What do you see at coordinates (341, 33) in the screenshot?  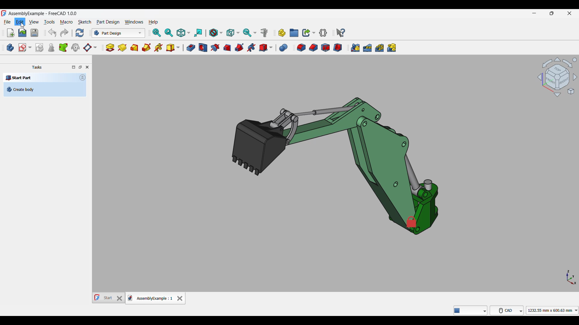 I see `What's this` at bounding box center [341, 33].